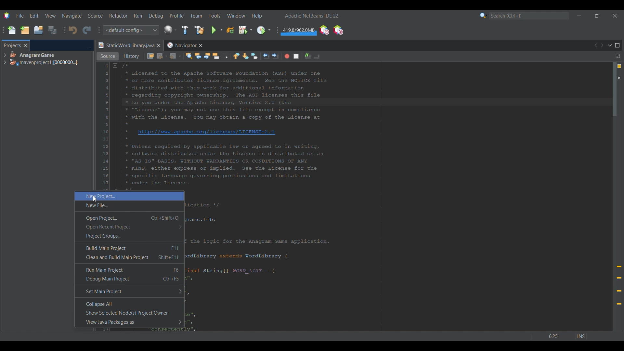  Describe the element at coordinates (34, 16) in the screenshot. I see `Edit menu` at that location.